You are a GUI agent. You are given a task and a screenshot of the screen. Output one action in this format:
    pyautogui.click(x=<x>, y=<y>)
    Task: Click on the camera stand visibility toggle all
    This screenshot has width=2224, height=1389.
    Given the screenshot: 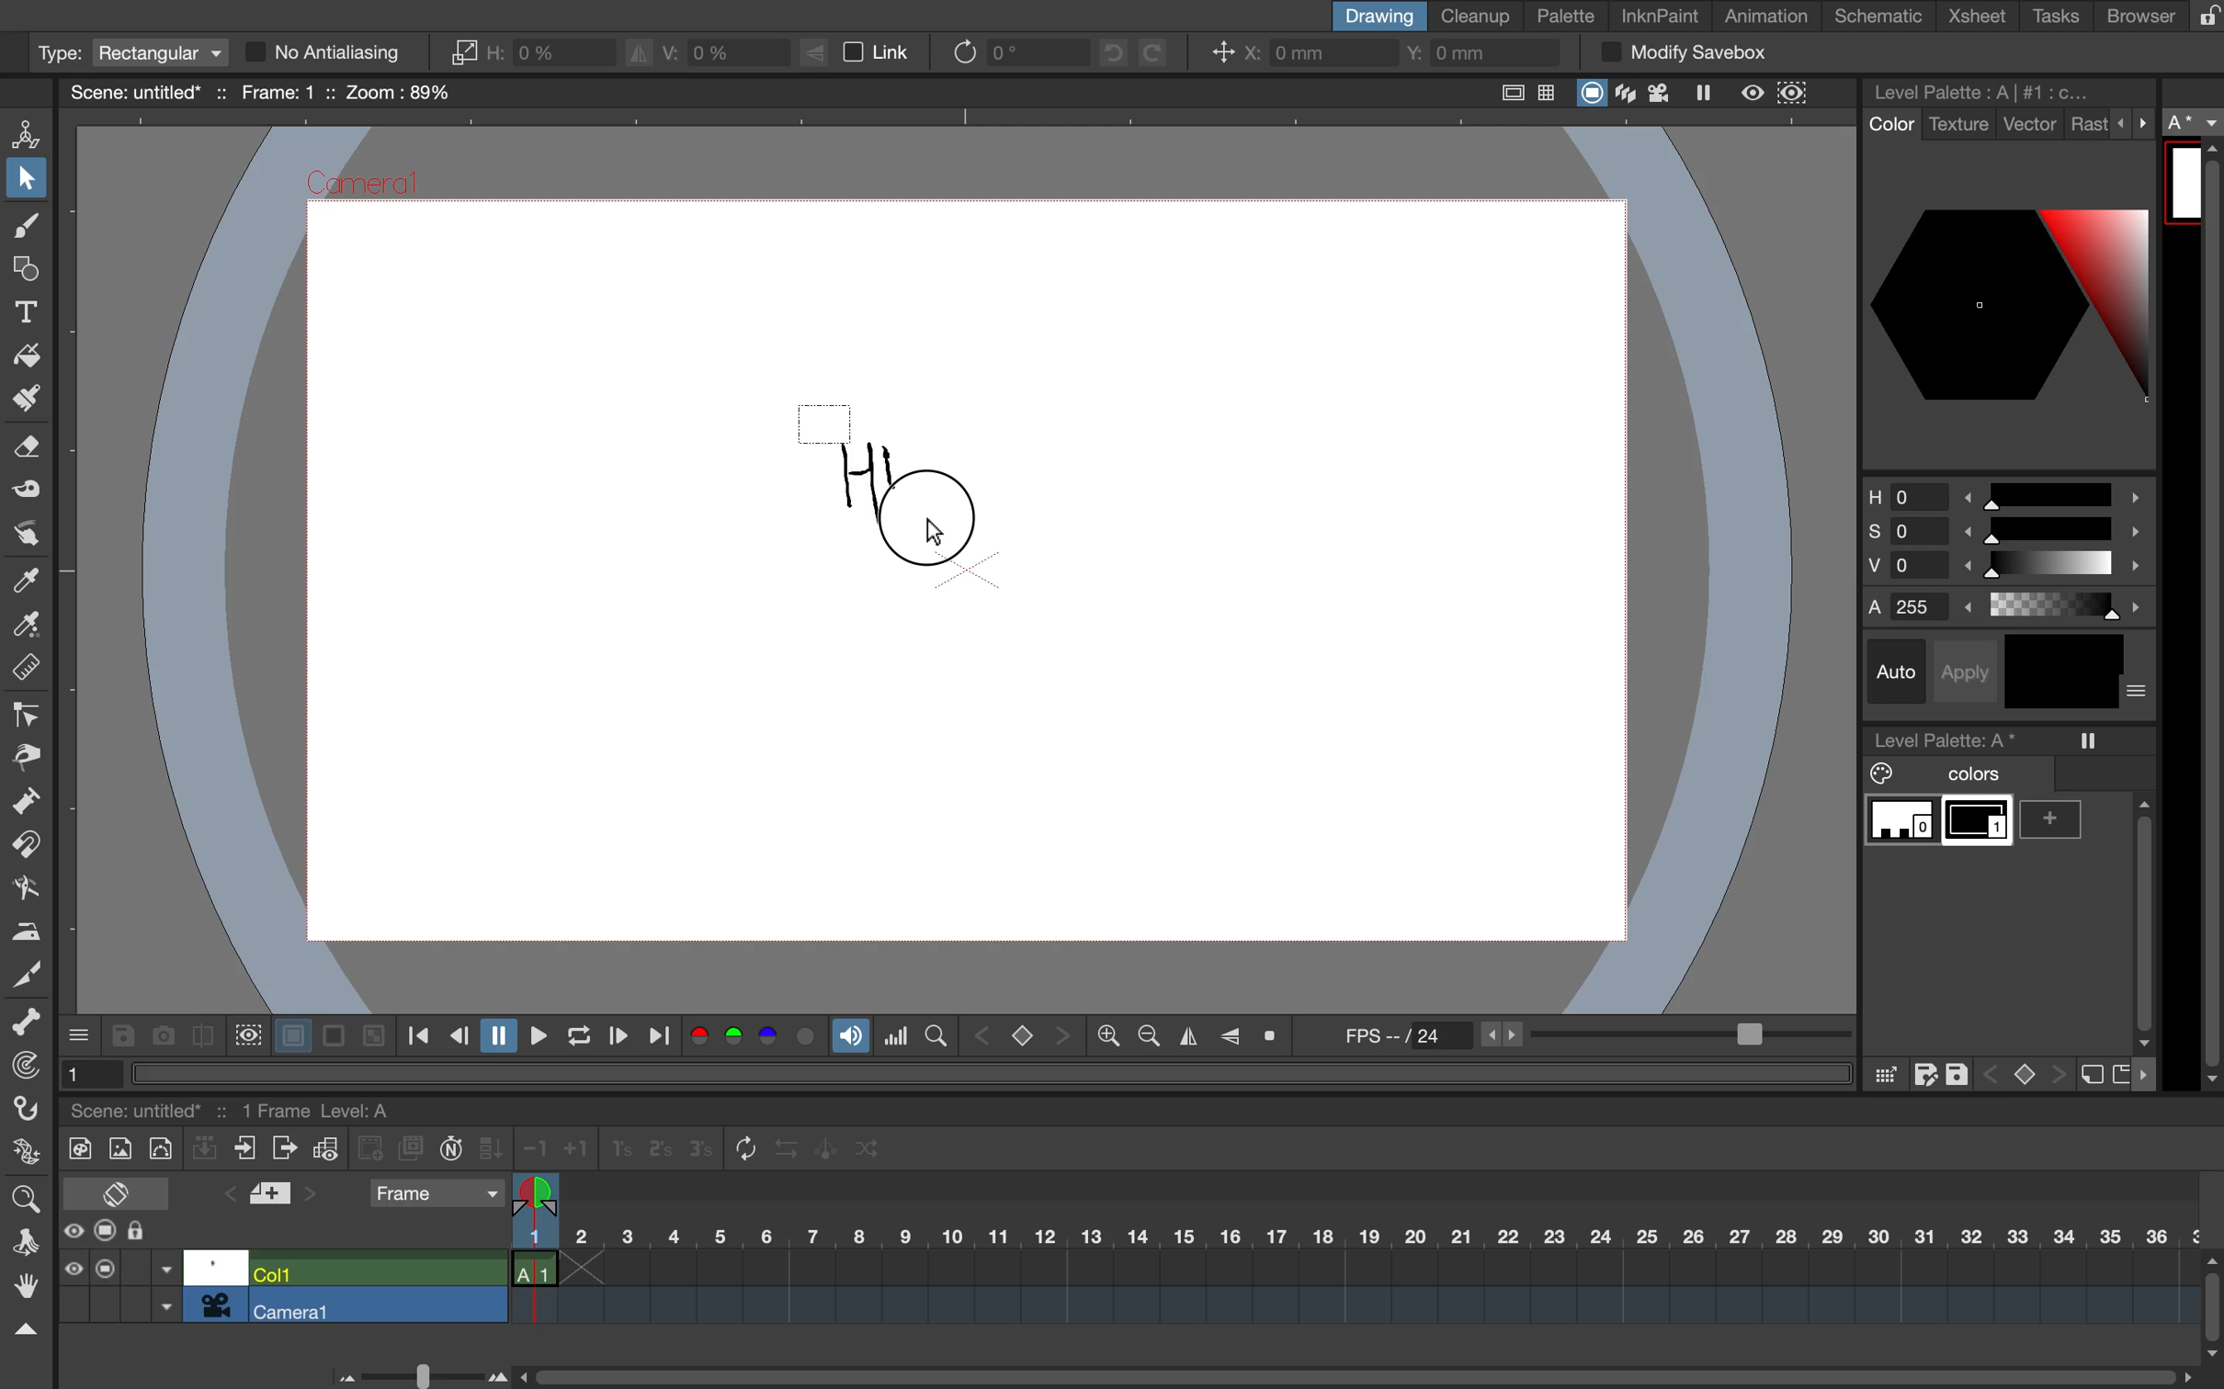 What is the action you would take?
    pyautogui.click(x=106, y=1232)
    